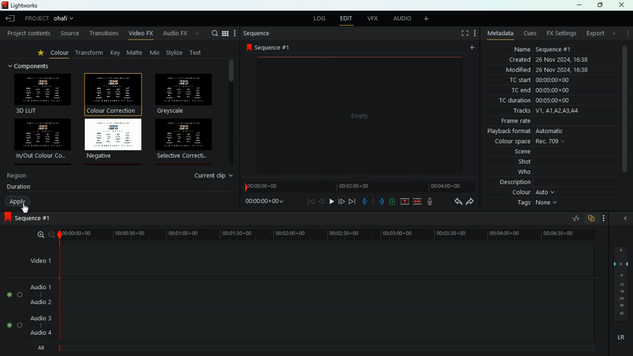 The width and height of the screenshot is (633, 356). What do you see at coordinates (103, 33) in the screenshot?
I see `transitions` at bounding box center [103, 33].